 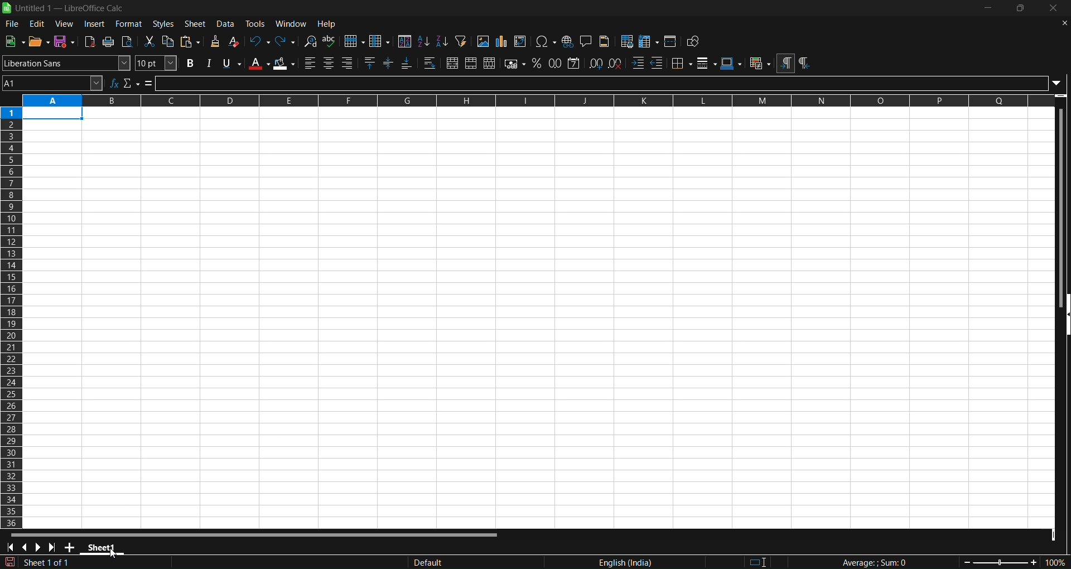 I want to click on left to right, so click(x=785, y=64).